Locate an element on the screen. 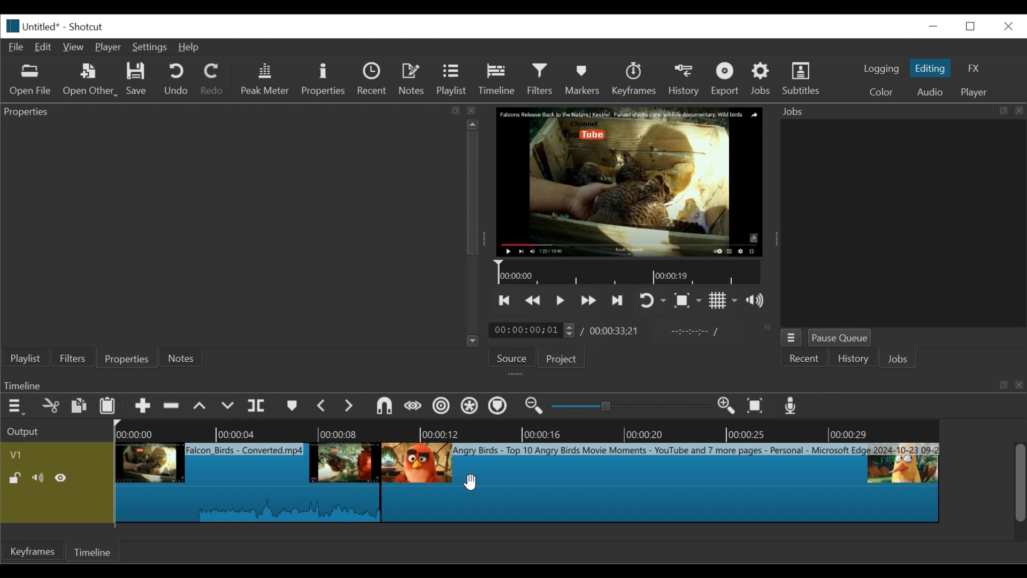  Ripple is located at coordinates (441, 406).